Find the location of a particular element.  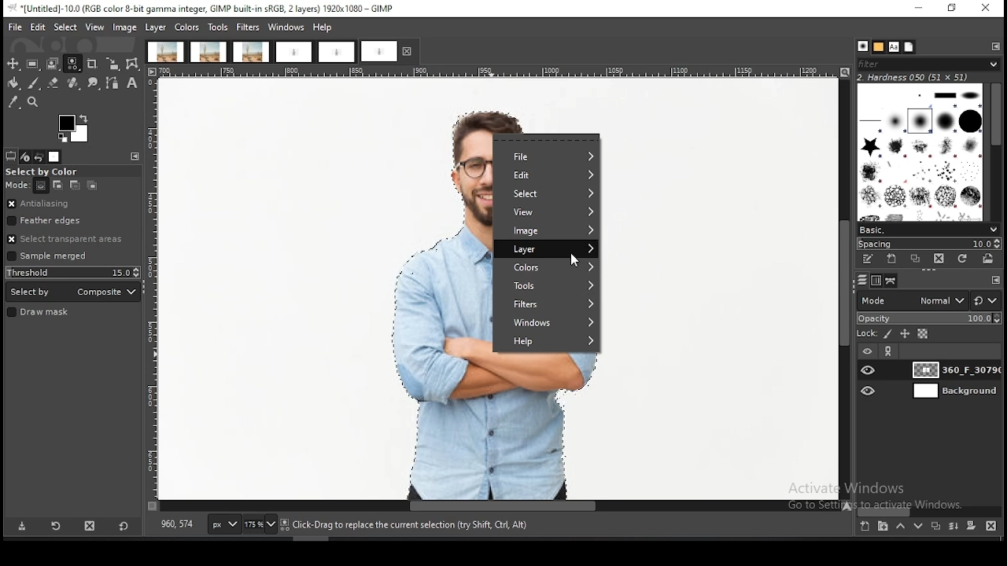

merge layers is located at coordinates (954, 525).